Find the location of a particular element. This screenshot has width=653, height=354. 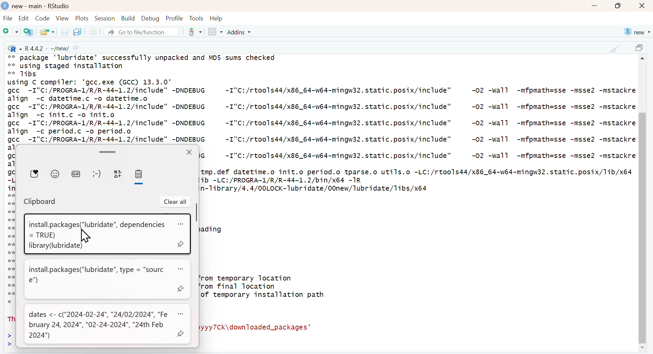

** libs is located at coordinates (26, 74).